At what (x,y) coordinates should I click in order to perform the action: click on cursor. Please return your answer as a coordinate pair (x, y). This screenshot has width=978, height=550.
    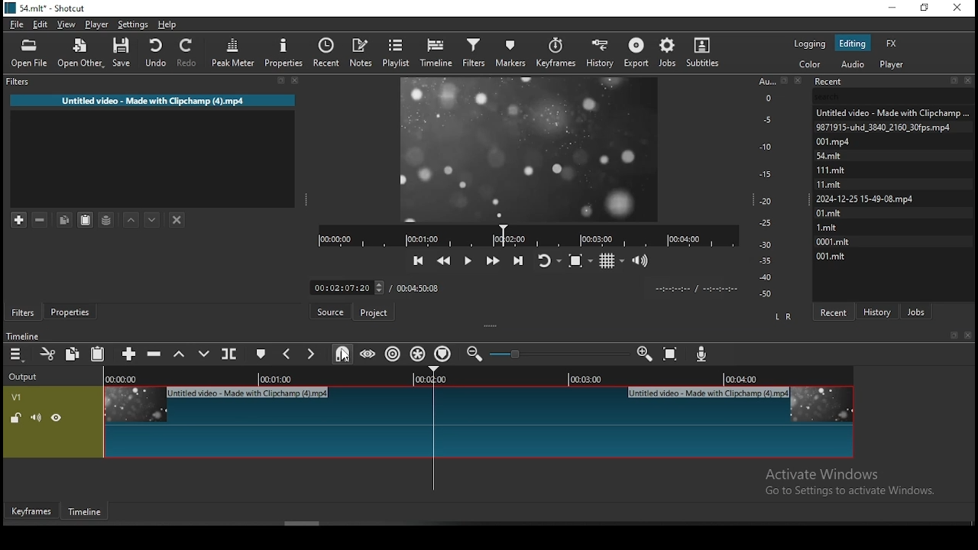
    Looking at the image, I should click on (346, 357).